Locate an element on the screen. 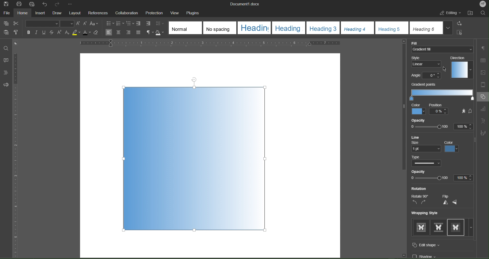 This screenshot has height=259, width=489. Bullet List is located at coordinates (110, 23).